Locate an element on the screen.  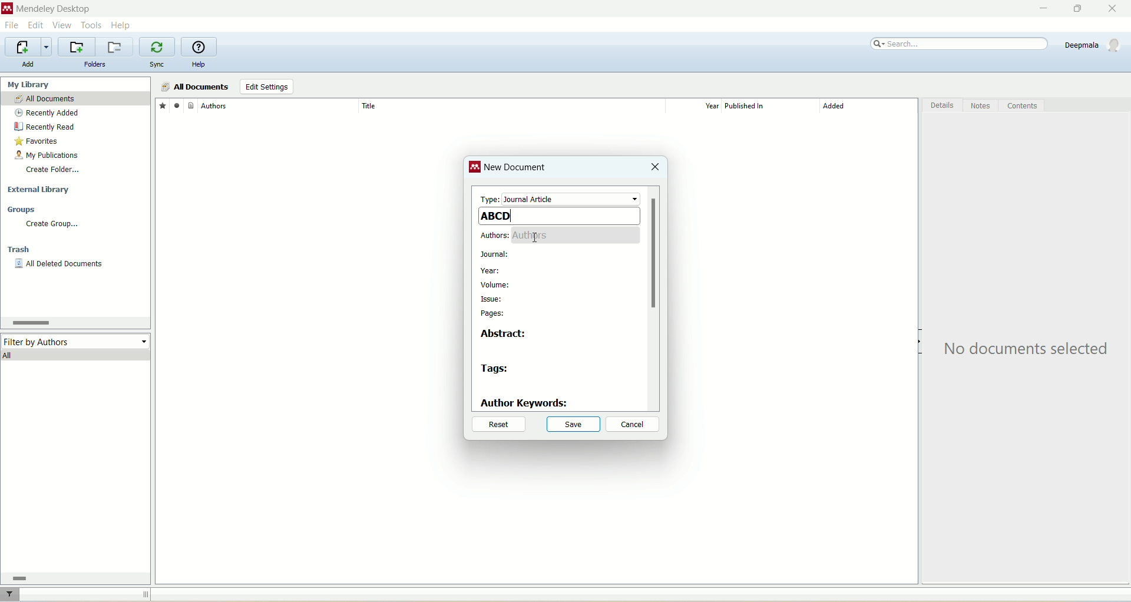
maximize is located at coordinates (1075, 9).